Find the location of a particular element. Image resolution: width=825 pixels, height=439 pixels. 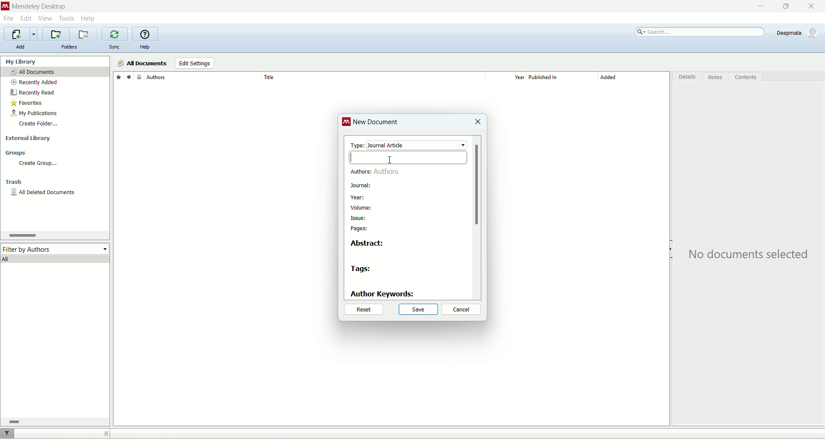

cursor is located at coordinates (355, 157).